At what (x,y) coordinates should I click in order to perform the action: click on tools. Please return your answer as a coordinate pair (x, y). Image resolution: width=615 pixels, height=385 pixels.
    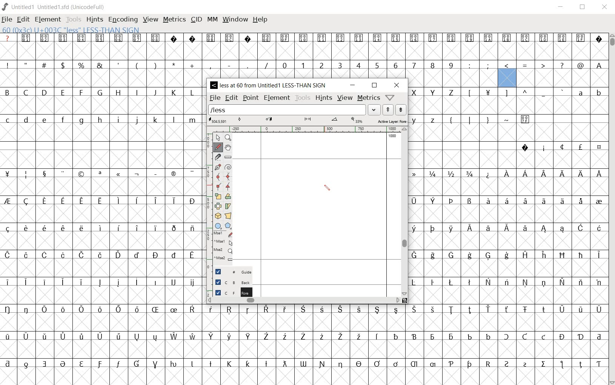
    Looking at the image, I should click on (303, 98).